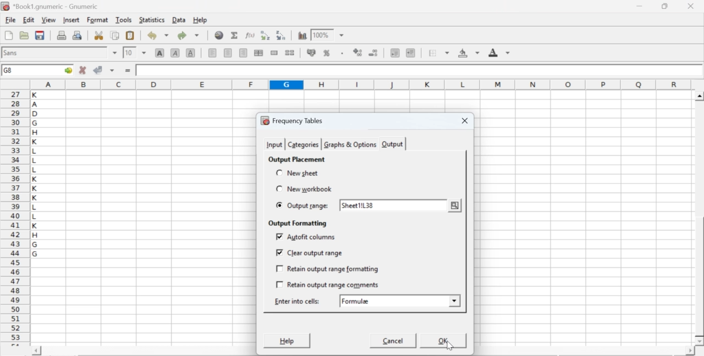  What do you see at coordinates (356, 301) in the screenshot?
I see `formulae` at bounding box center [356, 301].